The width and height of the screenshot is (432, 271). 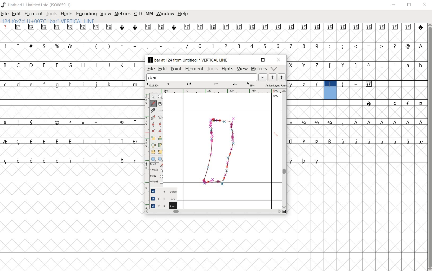 What do you see at coordinates (71, 65) in the screenshot?
I see `letters and symbols` at bounding box center [71, 65].